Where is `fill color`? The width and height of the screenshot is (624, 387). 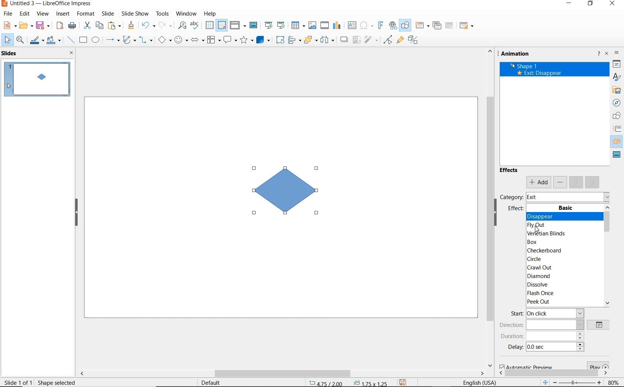 fill color is located at coordinates (54, 40).